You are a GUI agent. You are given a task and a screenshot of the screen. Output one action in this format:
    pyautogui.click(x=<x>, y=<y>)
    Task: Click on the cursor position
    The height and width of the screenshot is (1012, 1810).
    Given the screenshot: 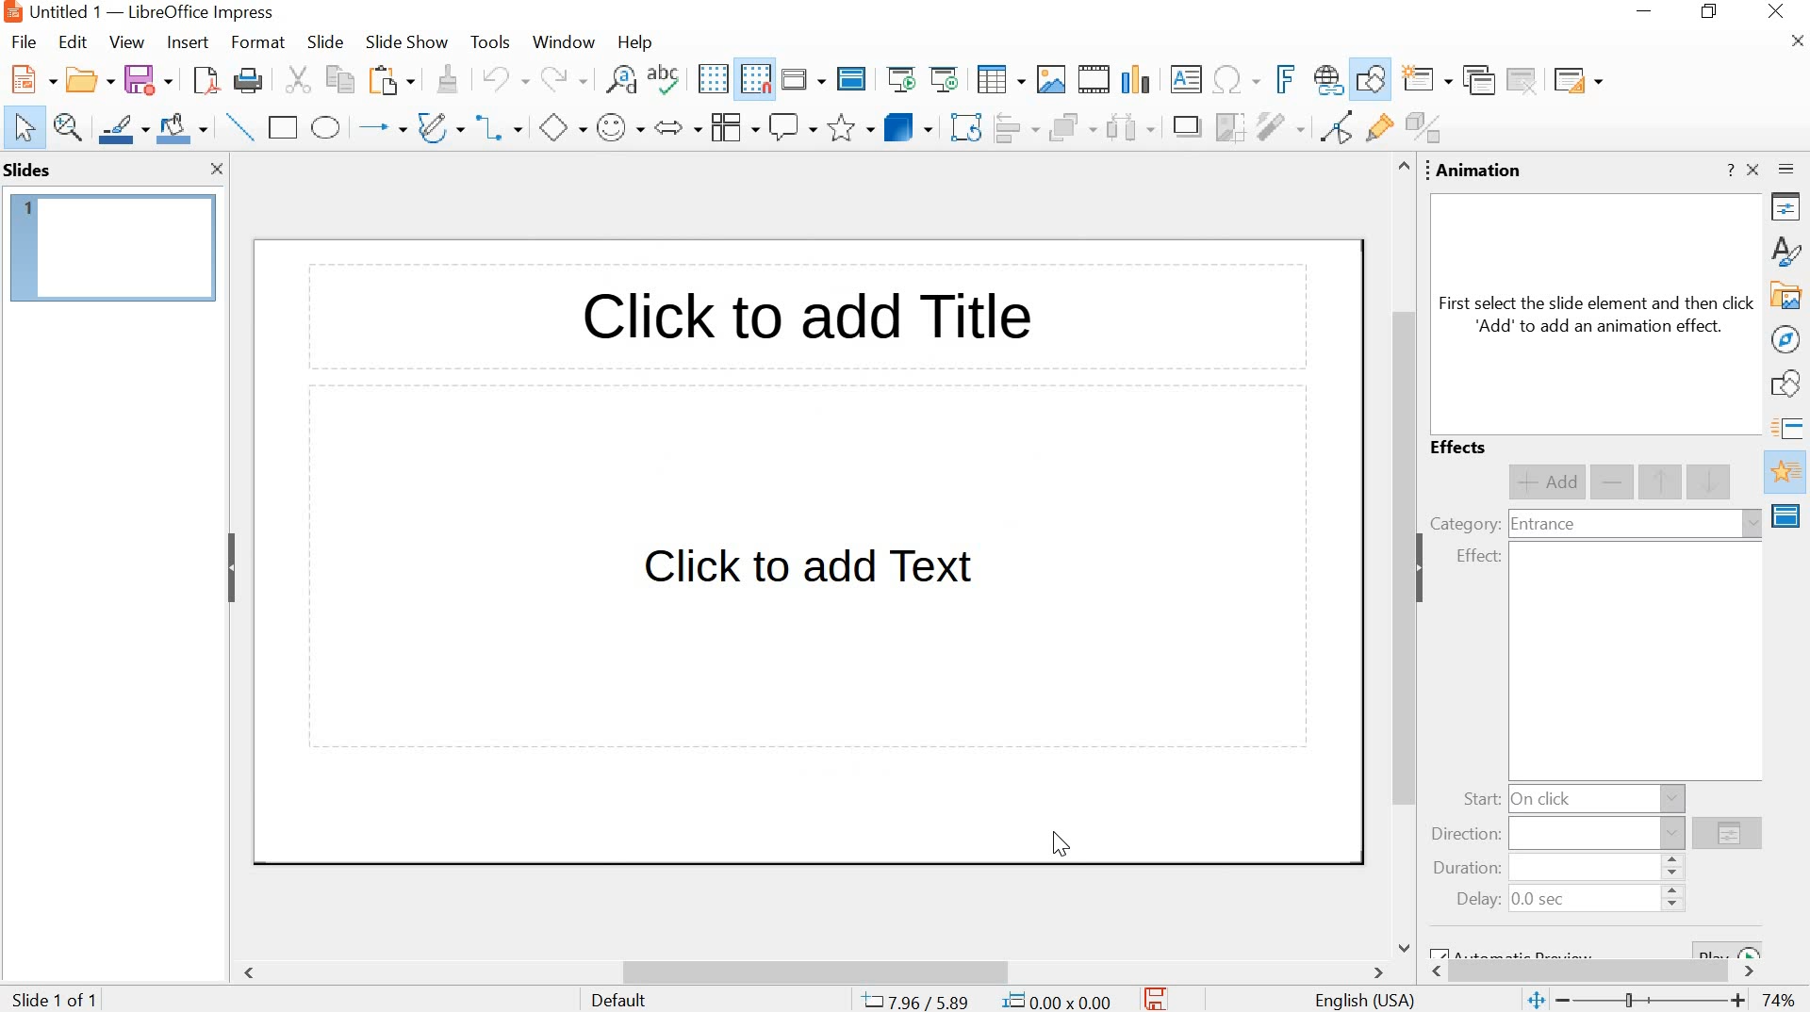 What is the action you would take?
    pyautogui.click(x=919, y=1001)
    